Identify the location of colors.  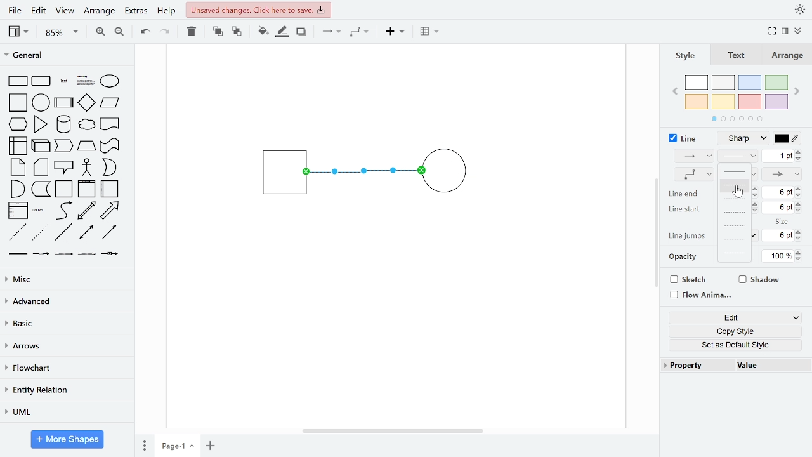
(737, 96).